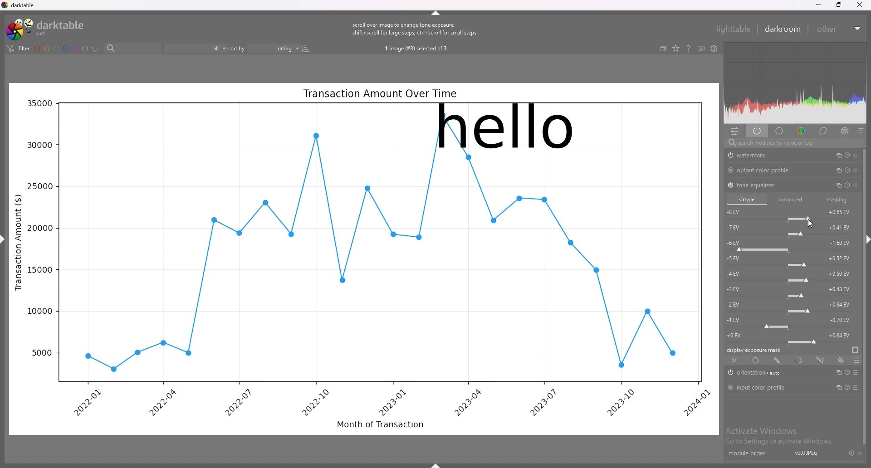 This screenshot has height=468, width=871. Describe the element at coordinates (18, 49) in the screenshot. I see `filter` at that location.